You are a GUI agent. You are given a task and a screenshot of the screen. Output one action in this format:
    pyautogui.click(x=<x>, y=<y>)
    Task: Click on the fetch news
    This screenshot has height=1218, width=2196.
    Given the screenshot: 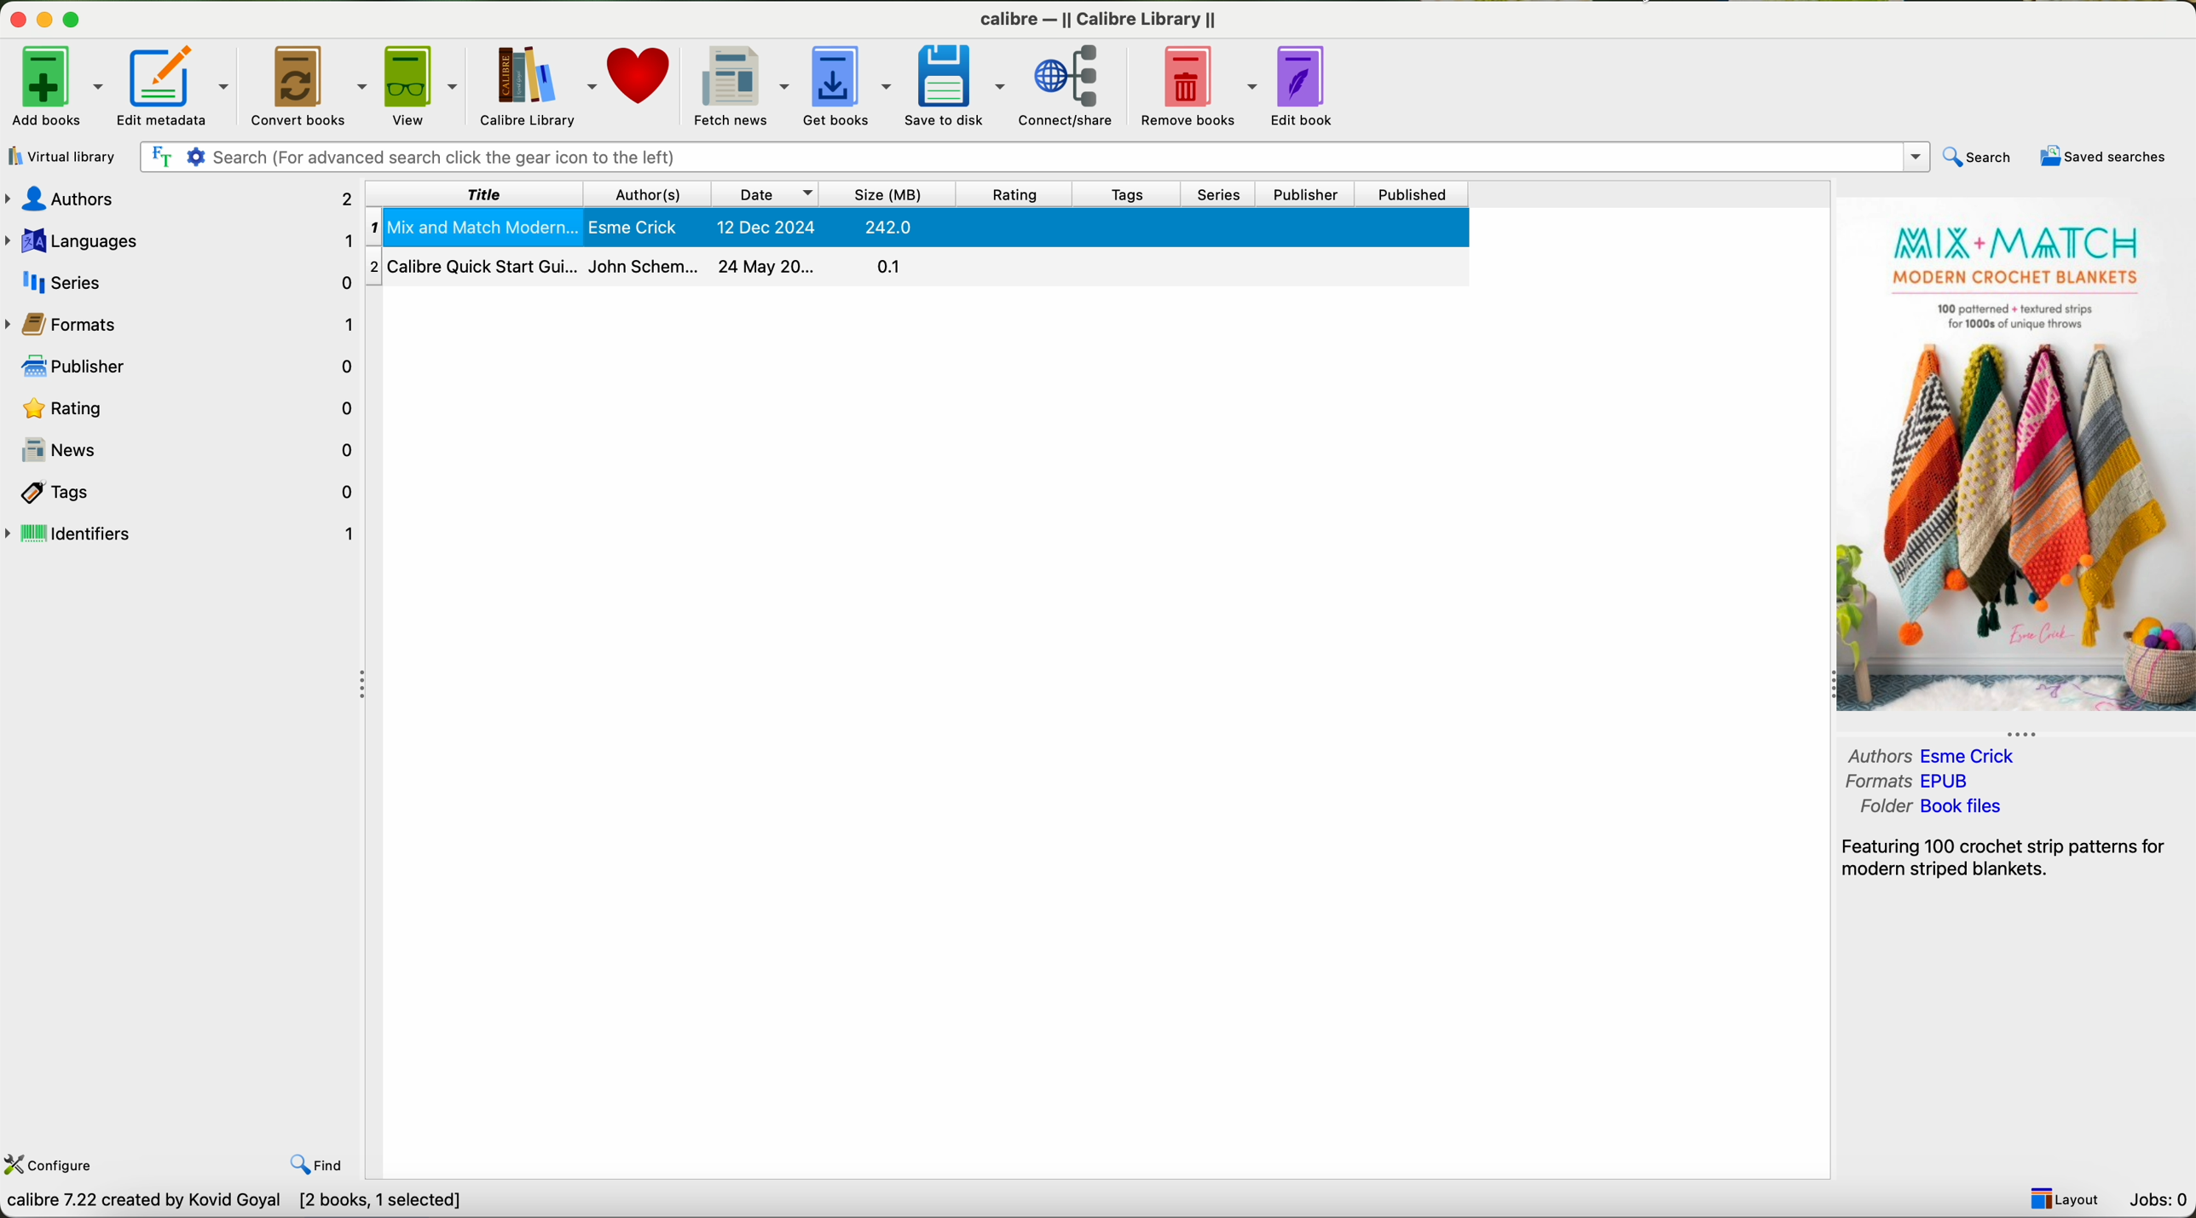 What is the action you would take?
    pyautogui.click(x=740, y=83)
    